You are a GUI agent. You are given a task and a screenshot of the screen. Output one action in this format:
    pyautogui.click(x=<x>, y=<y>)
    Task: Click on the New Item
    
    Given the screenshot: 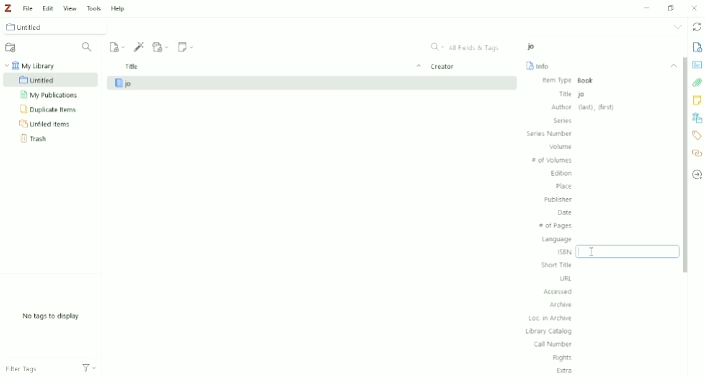 What is the action you would take?
    pyautogui.click(x=116, y=46)
    